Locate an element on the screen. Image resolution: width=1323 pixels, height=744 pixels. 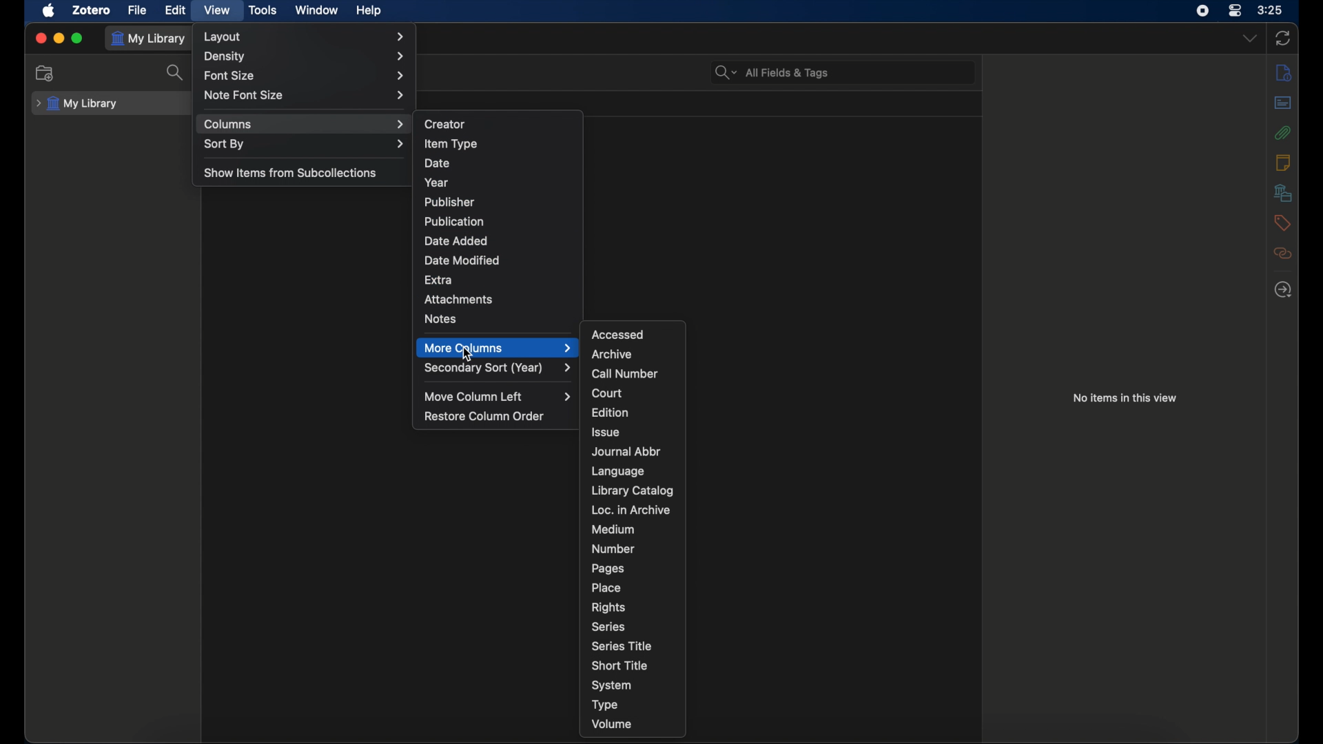
file is located at coordinates (136, 10).